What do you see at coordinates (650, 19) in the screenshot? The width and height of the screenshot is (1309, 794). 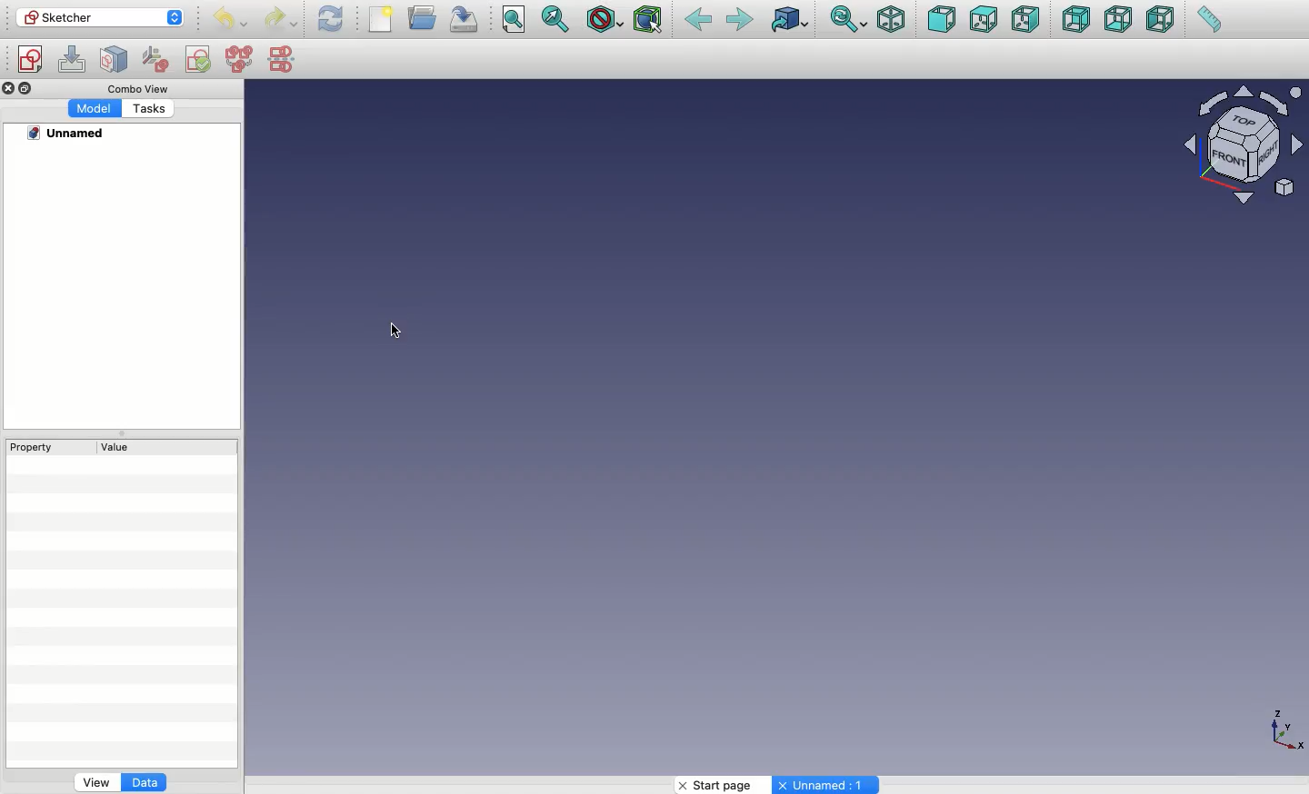 I see `Bounding box` at bounding box center [650, 19].